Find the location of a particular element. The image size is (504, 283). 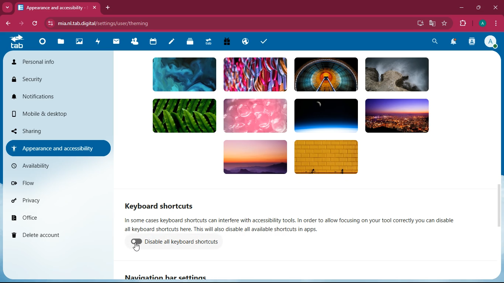

images is located at coordinates (79, 42).